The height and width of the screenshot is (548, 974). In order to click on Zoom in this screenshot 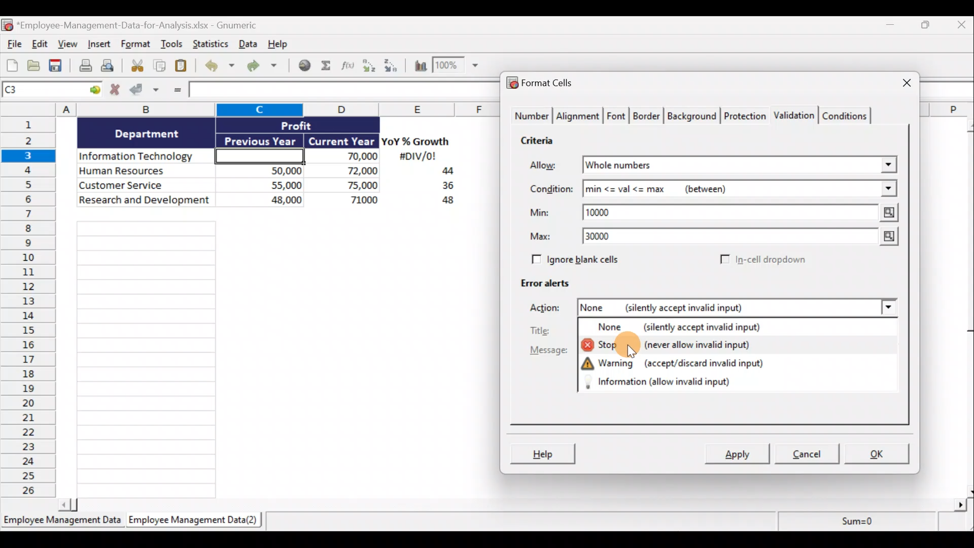, I will do `click(458, 67)`.